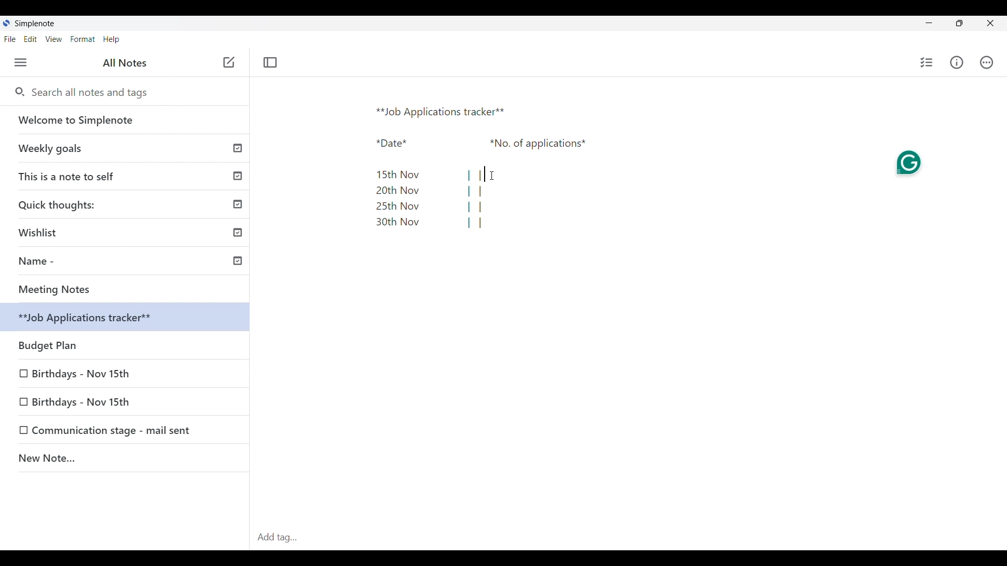 This screenshot has height=566, width=1007. What do you see at coordinates (230, 62) in the screenshot?
I see `Click to add note` at bounding box center [230, 62].